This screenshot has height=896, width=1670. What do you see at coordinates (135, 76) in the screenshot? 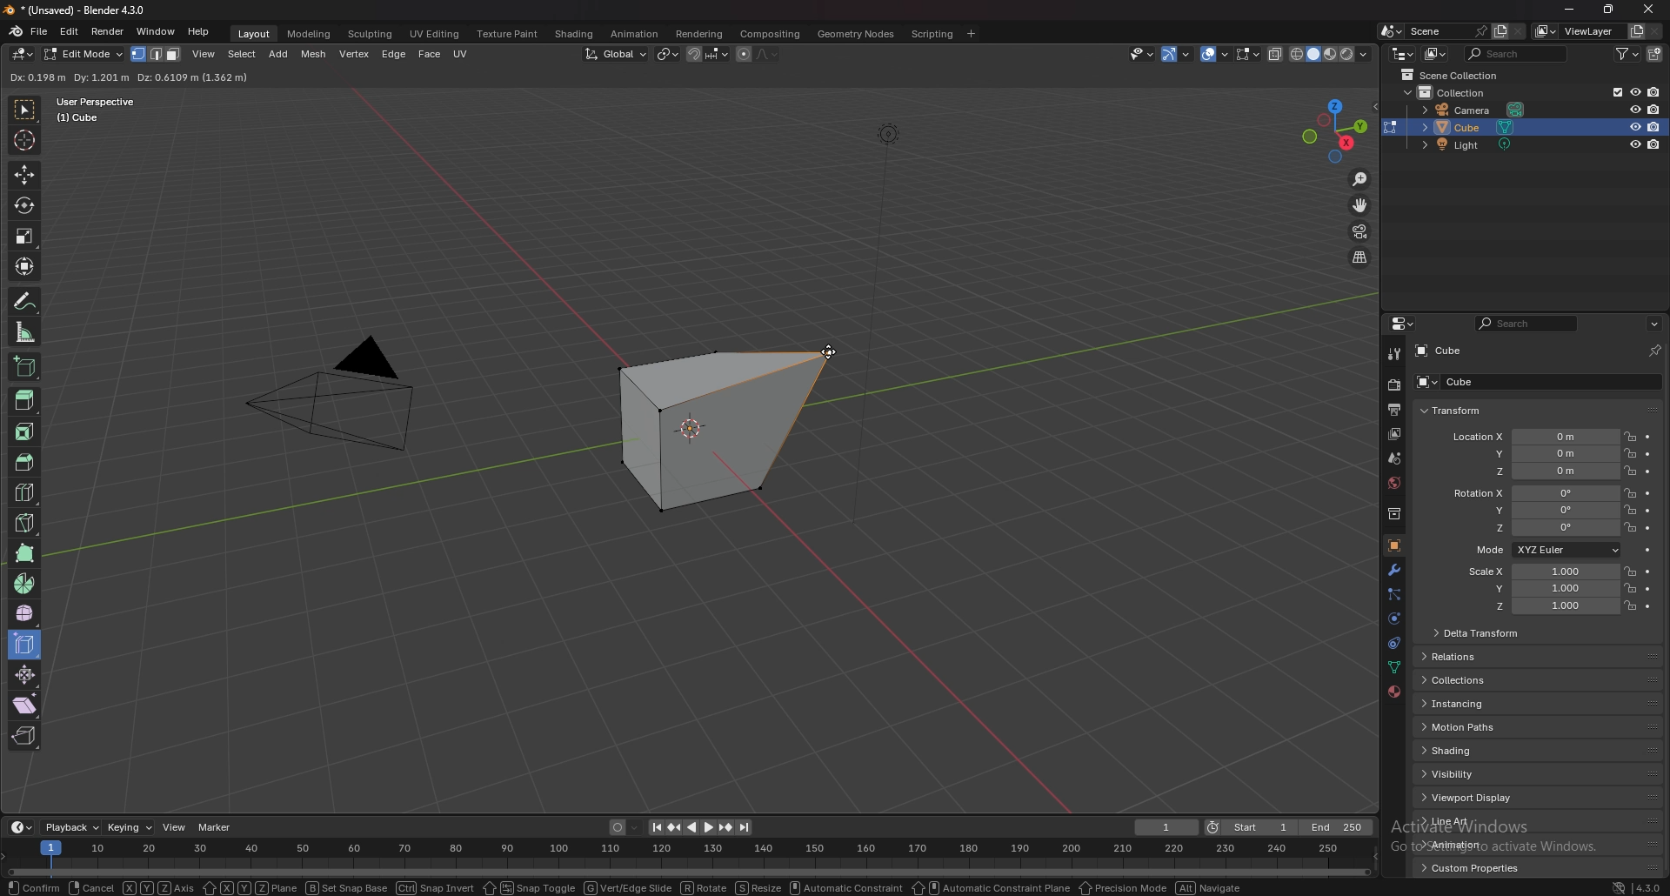
I see `info` at bounding box center [135, 76].